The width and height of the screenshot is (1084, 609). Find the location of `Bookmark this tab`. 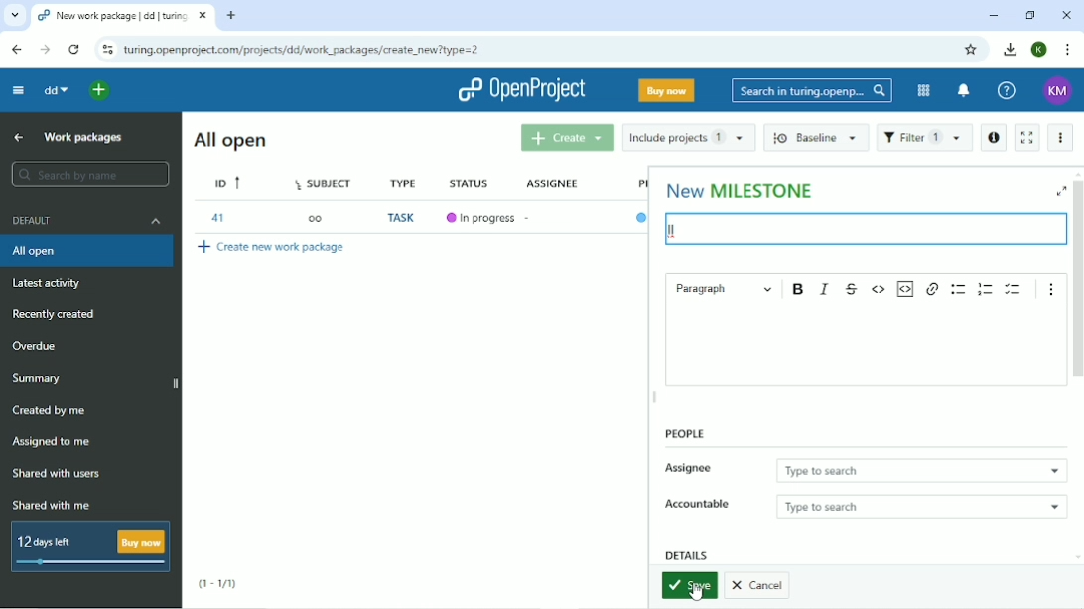

Bookmark this tab is located at coordinates (970, 50).